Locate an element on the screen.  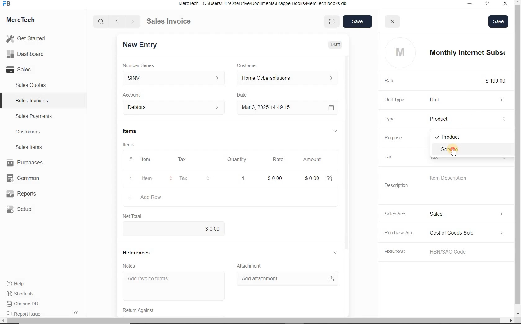
Sales is located at coordinates (28, 70).